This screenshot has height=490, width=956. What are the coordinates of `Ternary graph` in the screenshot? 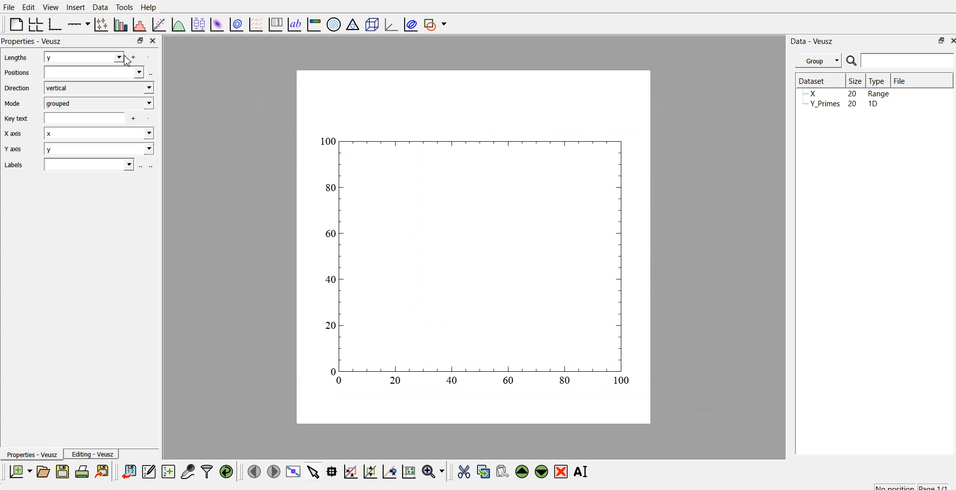 It's located at (353, 24).